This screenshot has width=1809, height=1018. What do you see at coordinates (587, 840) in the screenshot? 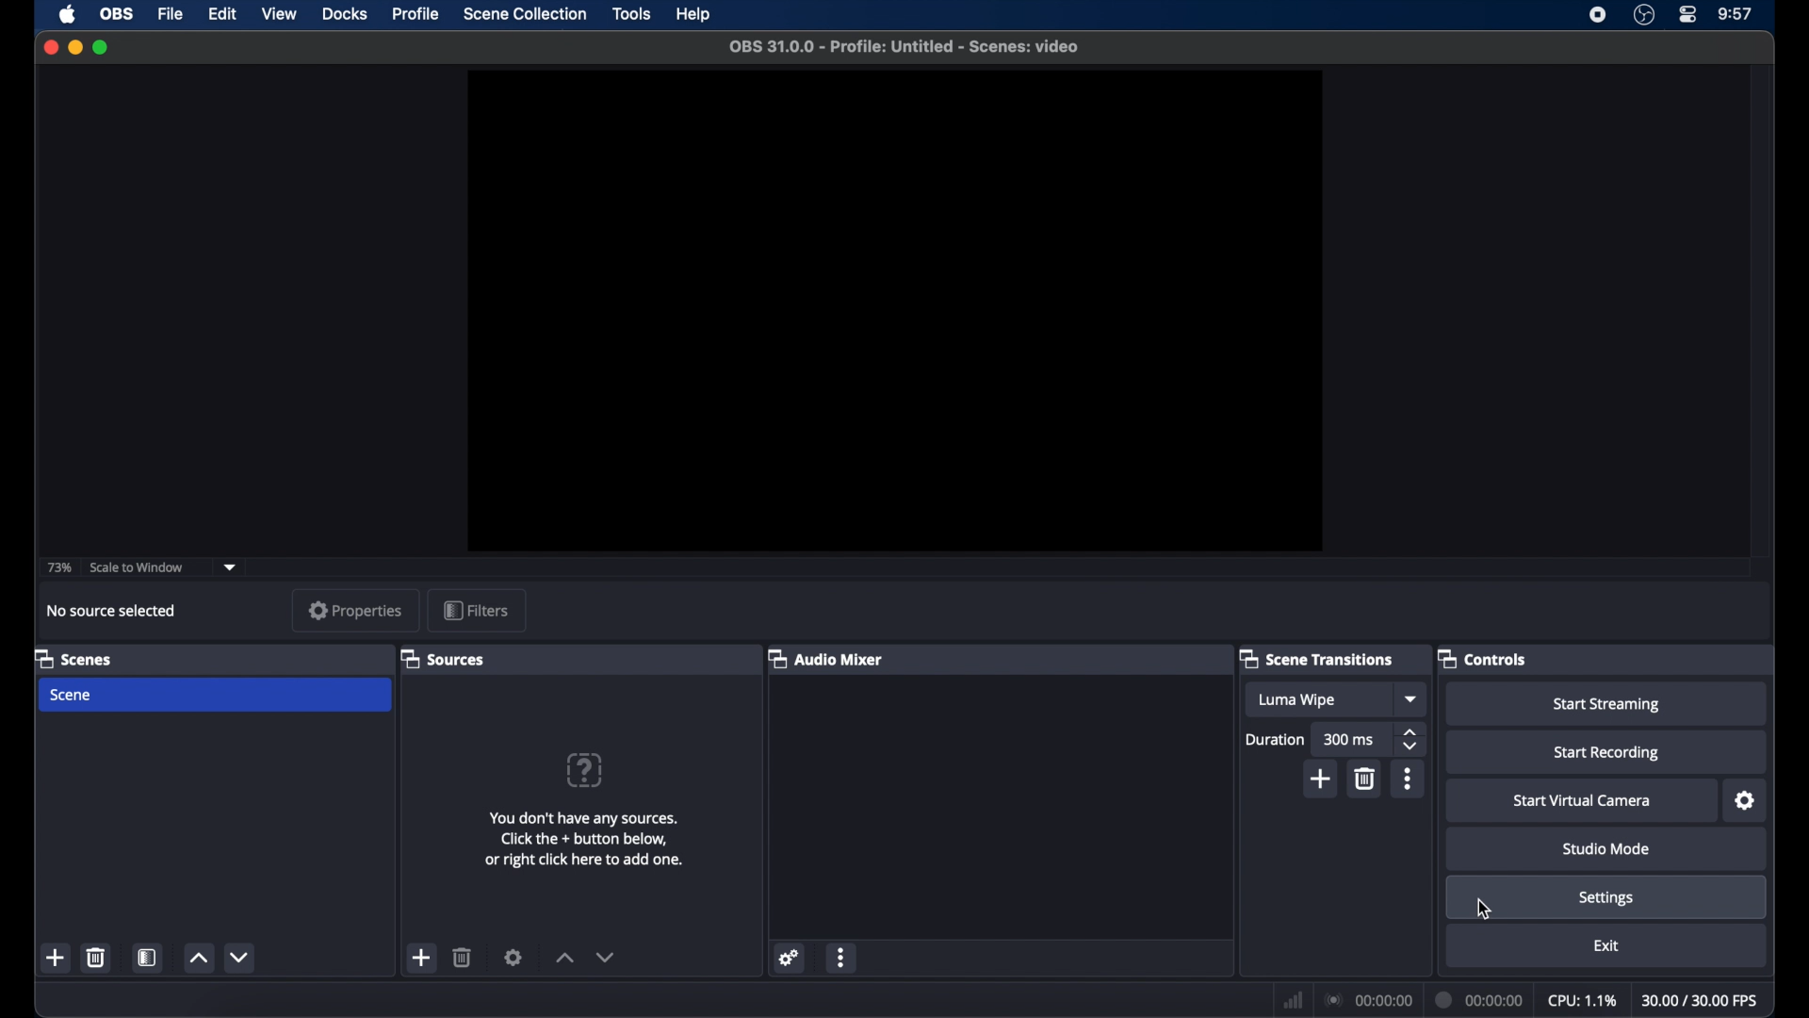
I see `add sources information` at bounding box center [587, 840].